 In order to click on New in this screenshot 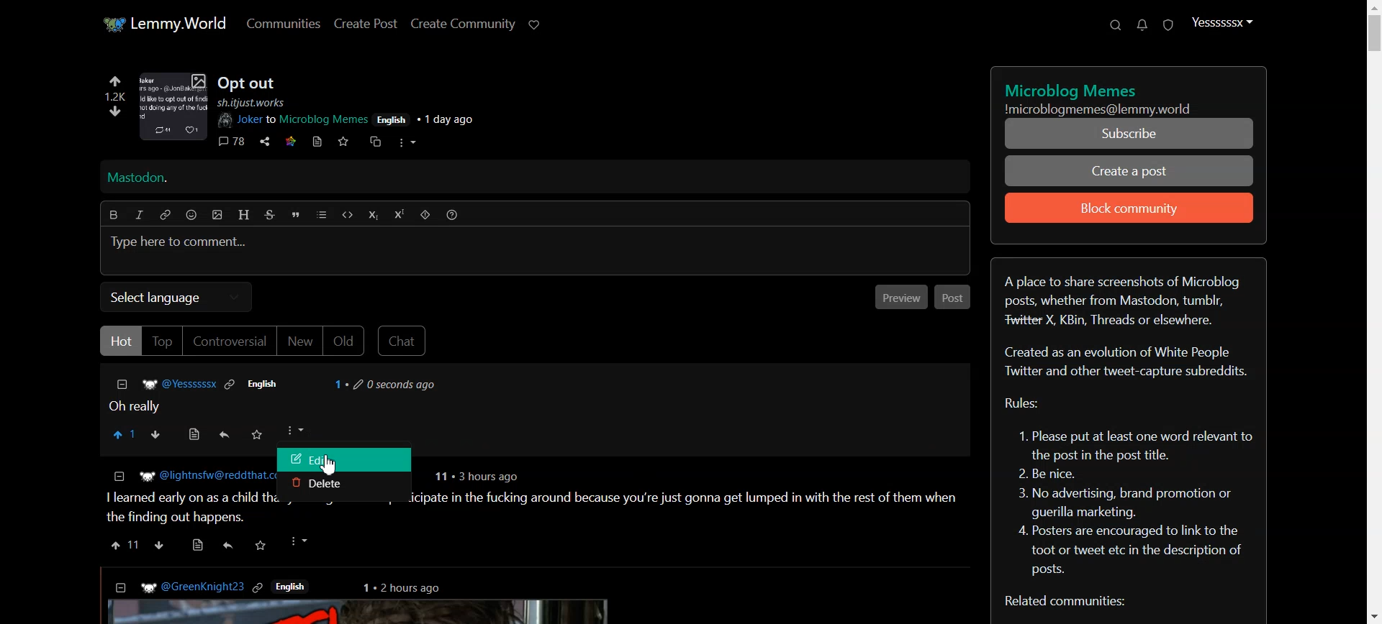, I will do `click(300, 341)`.